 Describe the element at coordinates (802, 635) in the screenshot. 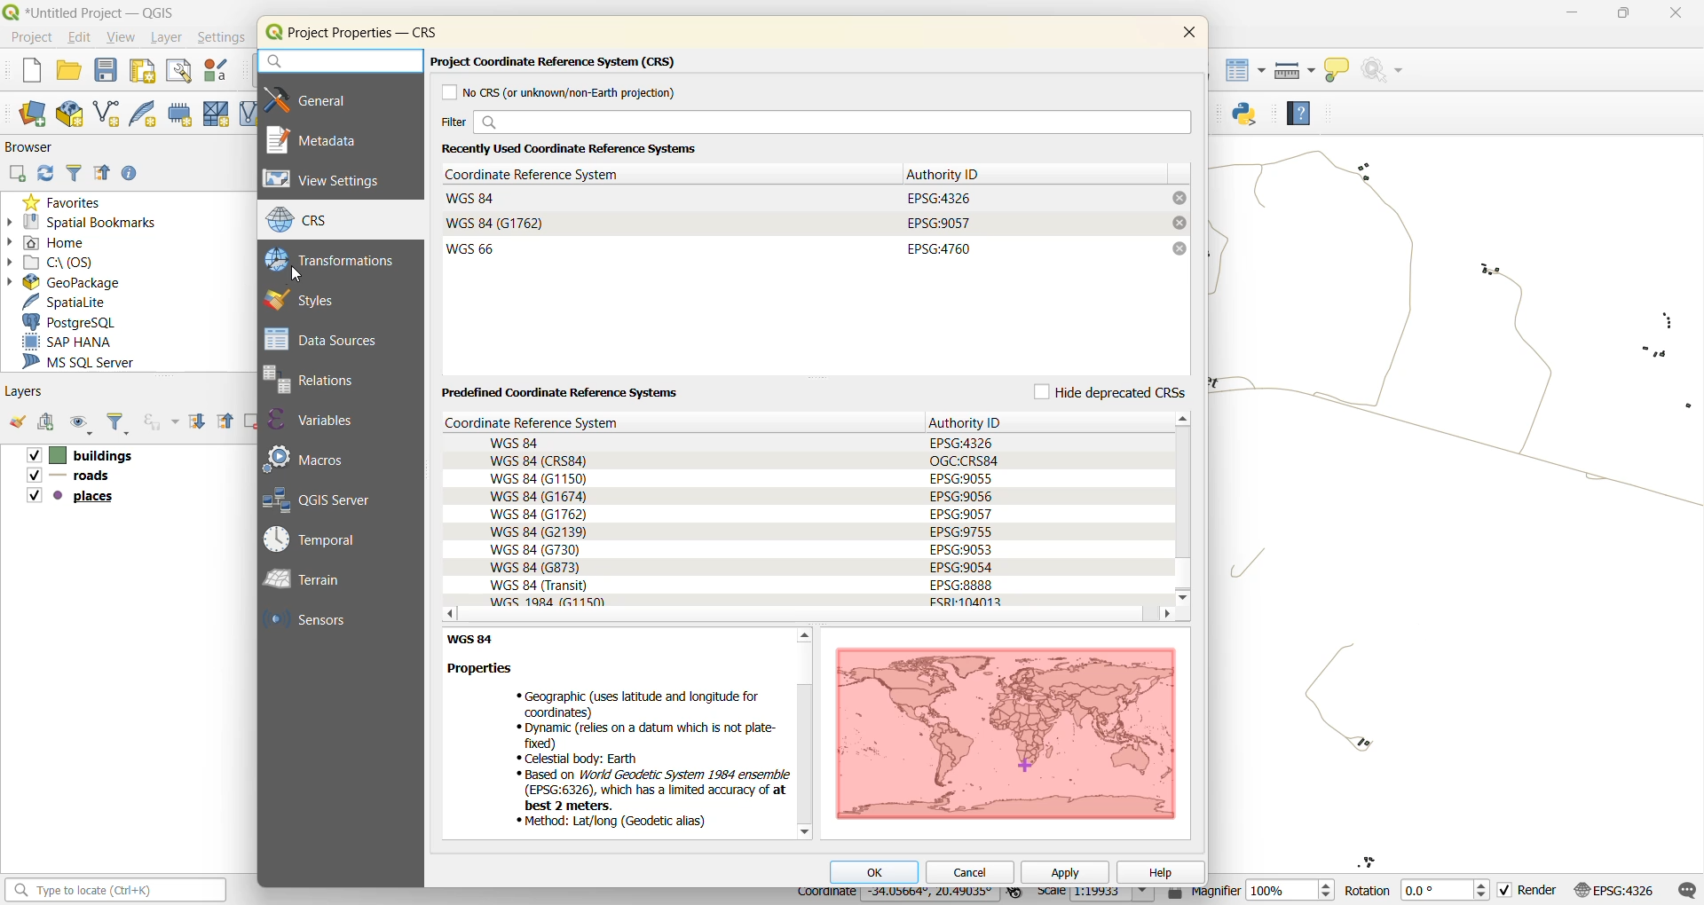

I see `scroll up` at that location.